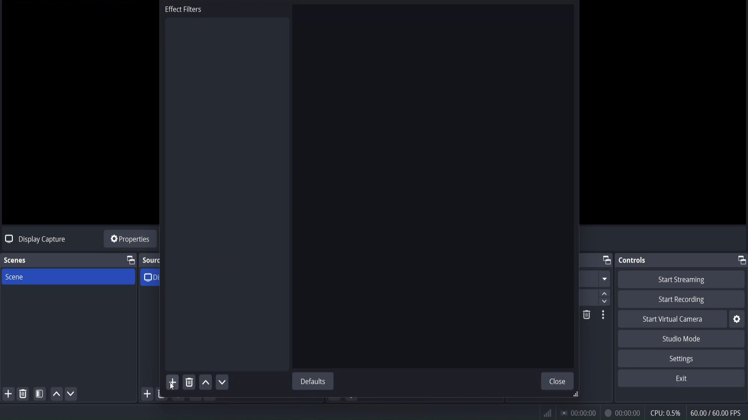 The image size is (748, 420). I want to click on no source selected, so click(34, 238).